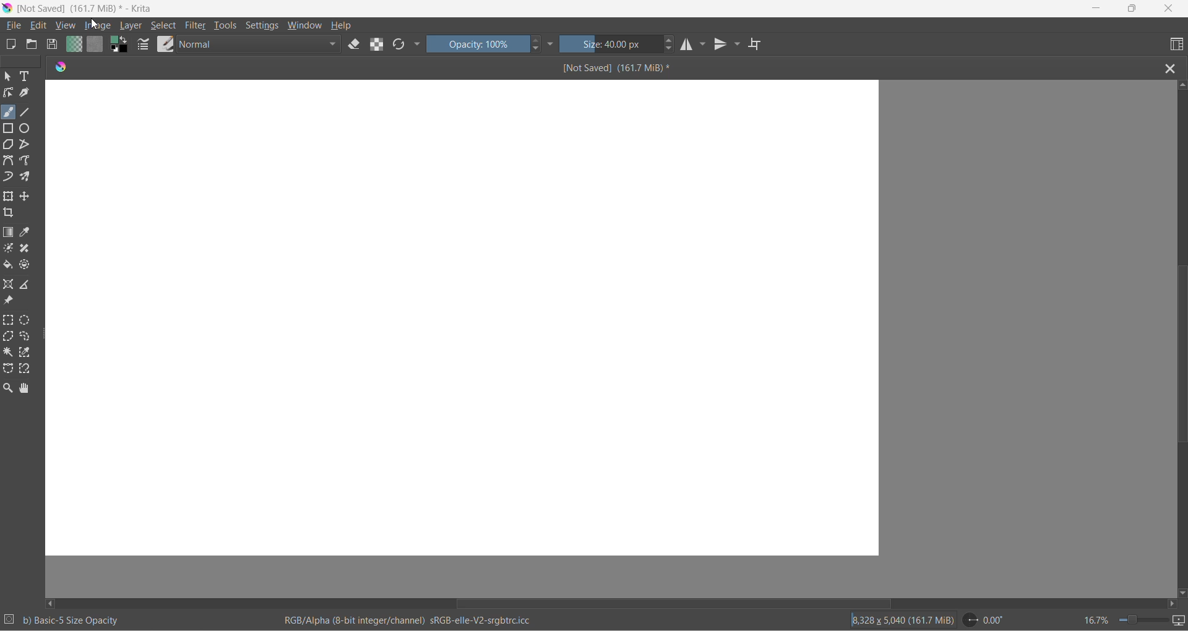 This screenshot has width=1188, height=631. Describe the element at coordinates (15, 26) in the screenshot. I see `file` at that location.